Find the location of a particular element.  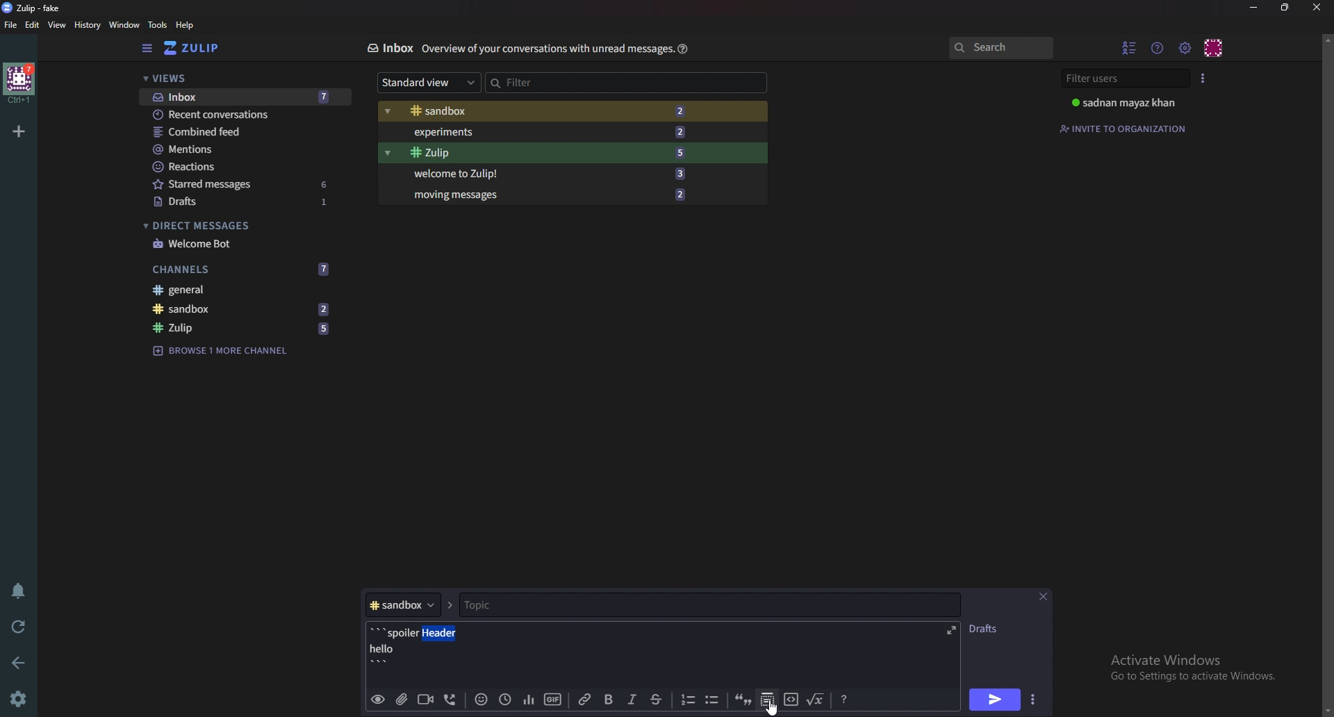

Add organization is located at coordinates (18, 131).